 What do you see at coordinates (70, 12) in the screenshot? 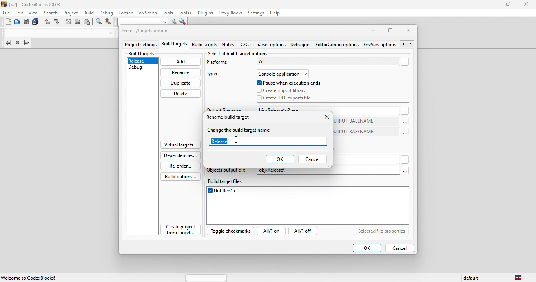
I see `project` at bounding box center [70, 12].